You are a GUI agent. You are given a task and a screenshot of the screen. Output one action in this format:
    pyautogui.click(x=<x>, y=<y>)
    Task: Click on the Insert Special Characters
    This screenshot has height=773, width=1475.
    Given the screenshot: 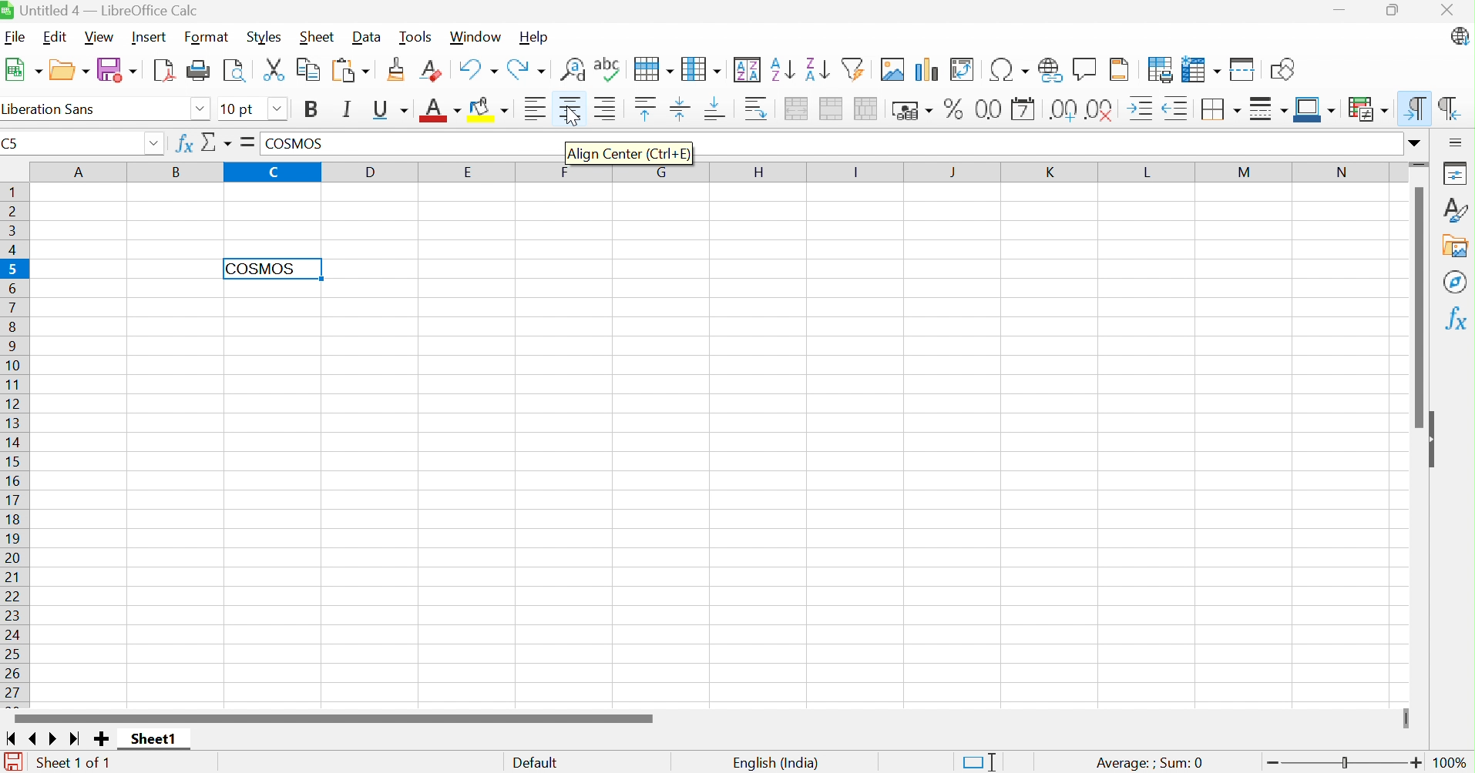 What is the action you would take?
    pyautogui.click(x=1009, y=69)
    